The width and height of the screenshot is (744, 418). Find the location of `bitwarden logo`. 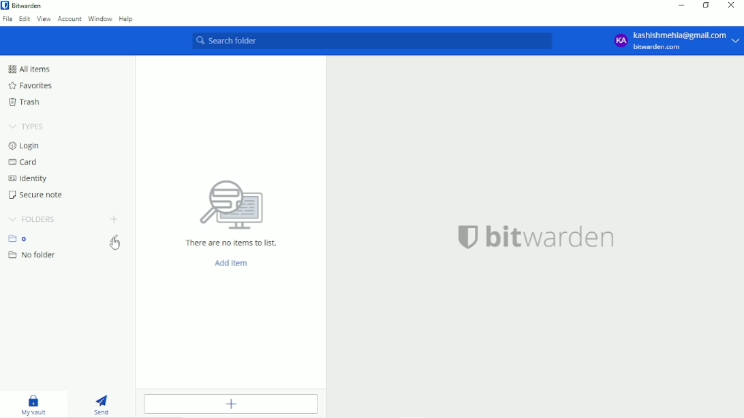

bitwarden logo is located at coordinates (466, 236).